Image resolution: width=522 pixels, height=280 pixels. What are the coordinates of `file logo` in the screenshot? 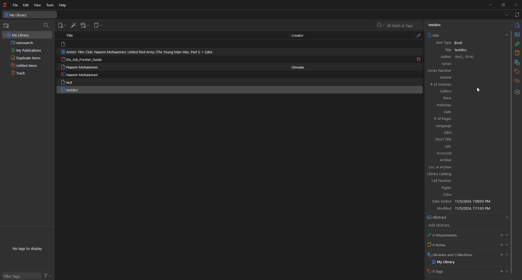 It's located at (64, 44).